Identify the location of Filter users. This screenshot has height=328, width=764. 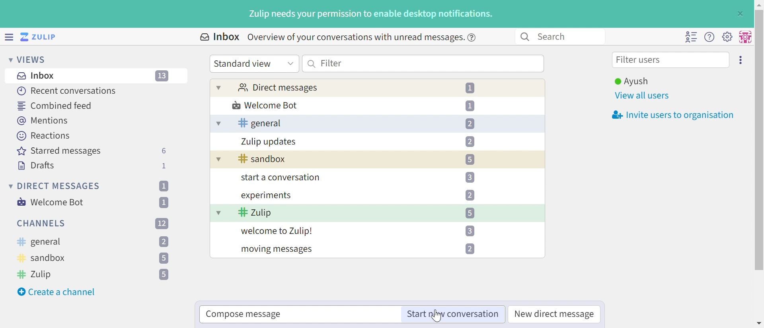
(640, 61).